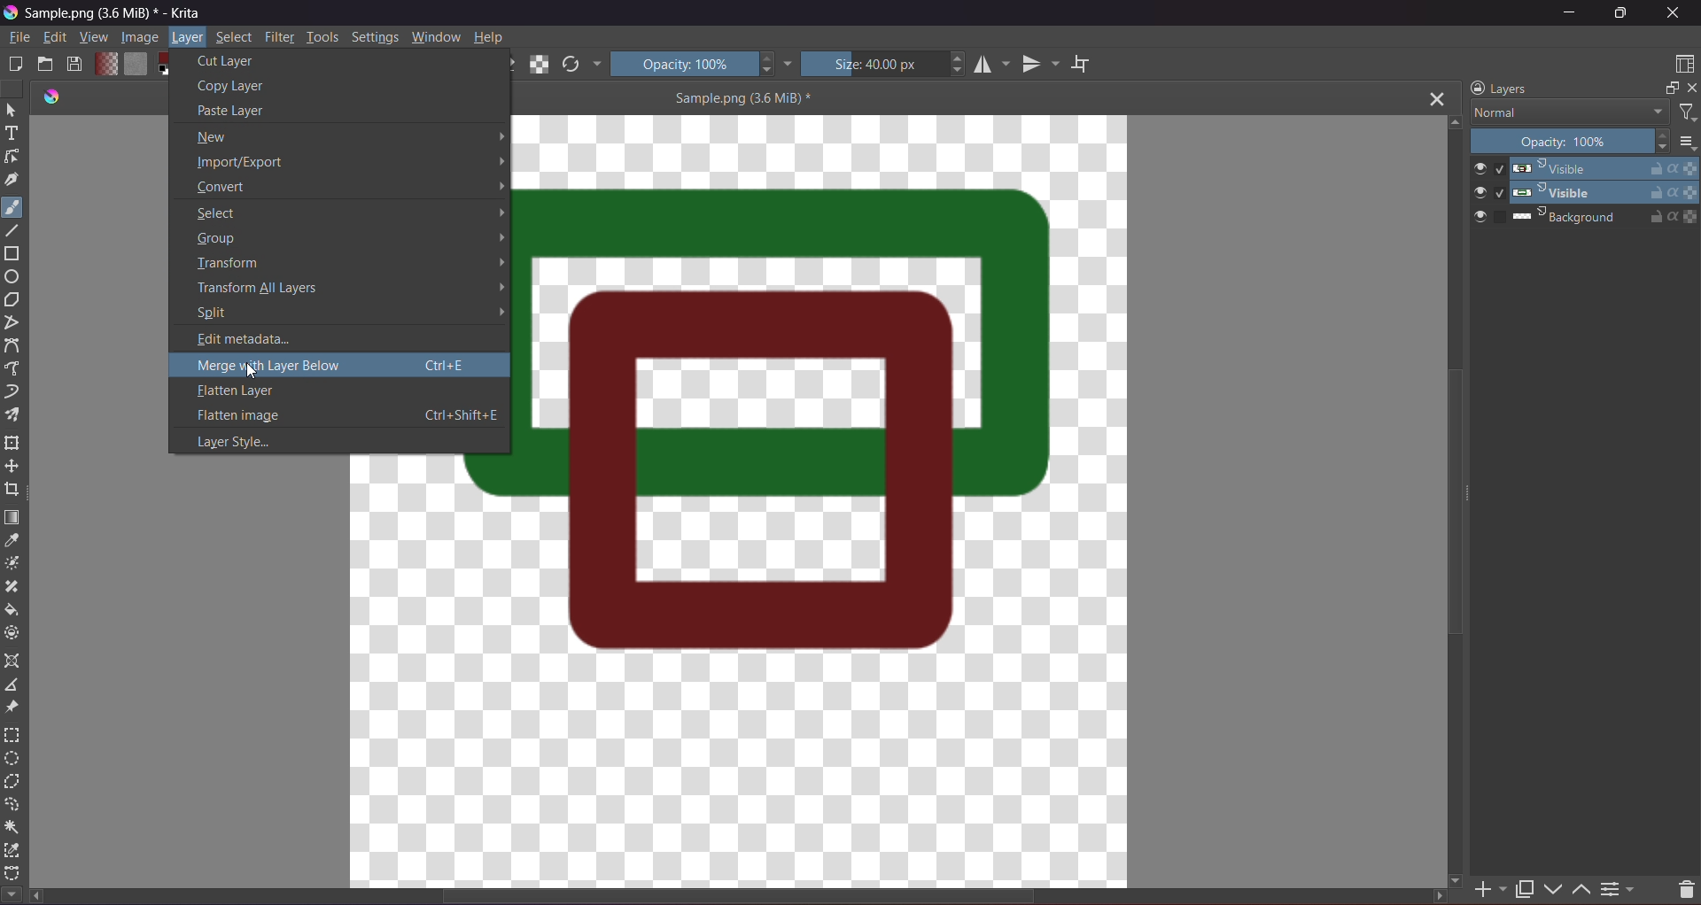 The image size is (1701, 905). I want to click on Text, so click(12, 135).